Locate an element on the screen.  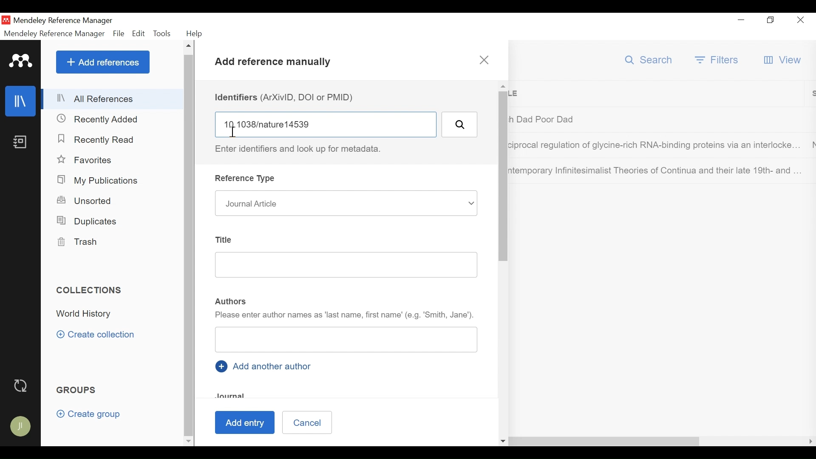
insertion cursor is located at coordinates (231, 130).